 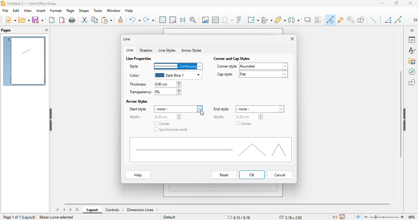 I want to click on line, so click(x=129, y=39).